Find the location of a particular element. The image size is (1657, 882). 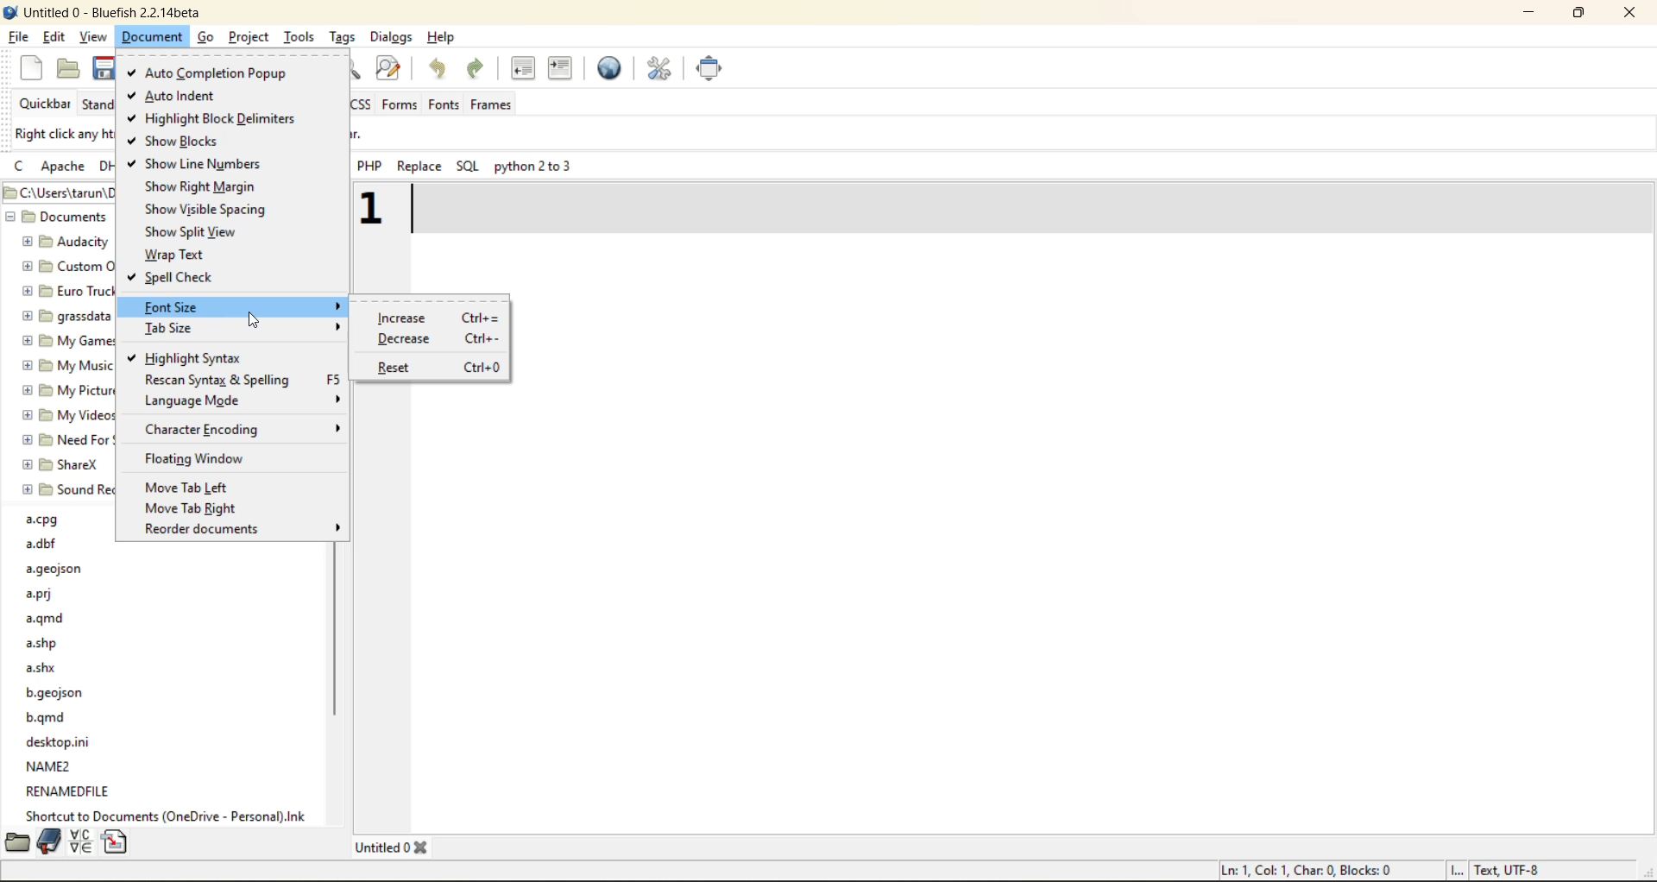

font size is located at coordinates (183, 305).